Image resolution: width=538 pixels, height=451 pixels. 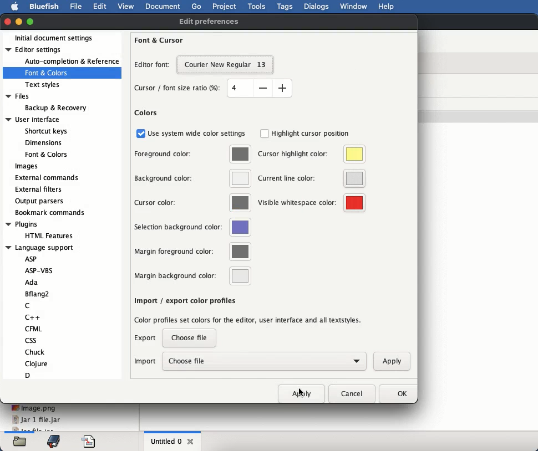 What do you see at coordinates (197, 6) in the screenshot?
I see `go` at bounding box center [197, 6].